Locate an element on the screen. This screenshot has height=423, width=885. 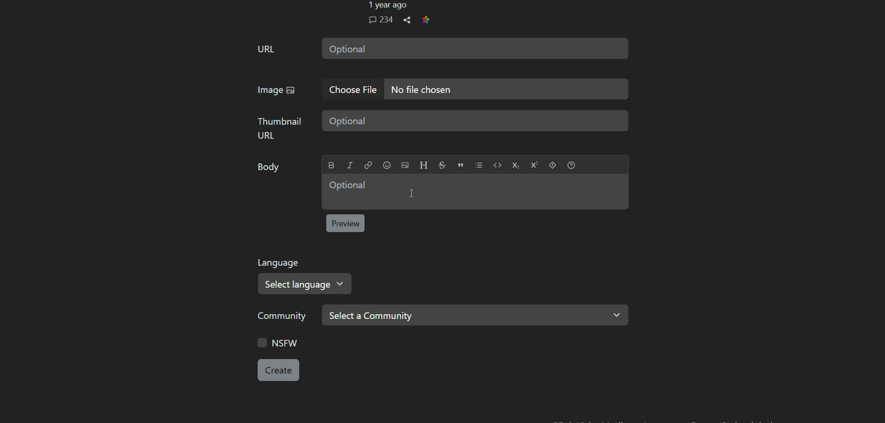
Formatting help is located at coordinates (571, 165).